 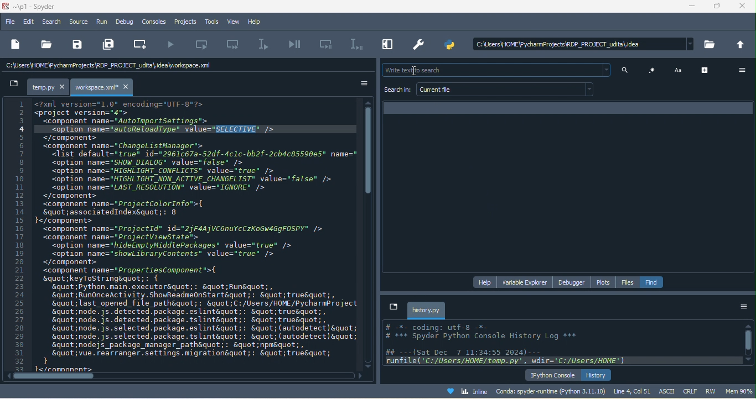 What do you see at coordinates (597, 375) in the screenshot?
I see `history` at bounding box center [597, 375].